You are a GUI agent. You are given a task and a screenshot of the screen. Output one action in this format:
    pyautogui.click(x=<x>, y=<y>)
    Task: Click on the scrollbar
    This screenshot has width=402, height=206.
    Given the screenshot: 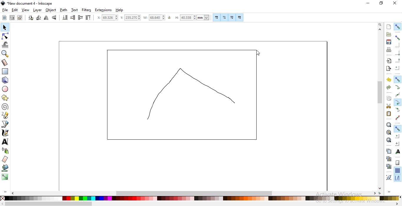 What is the action you would take?
    pyautogui.click(x=195, y=193)
    